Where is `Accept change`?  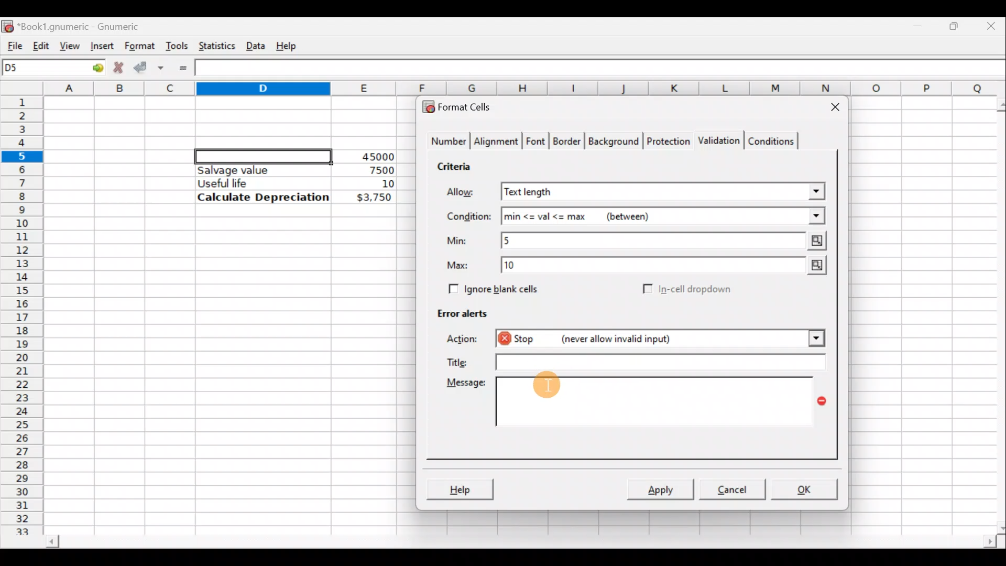 Accept change is located at coordinates (149, 66).